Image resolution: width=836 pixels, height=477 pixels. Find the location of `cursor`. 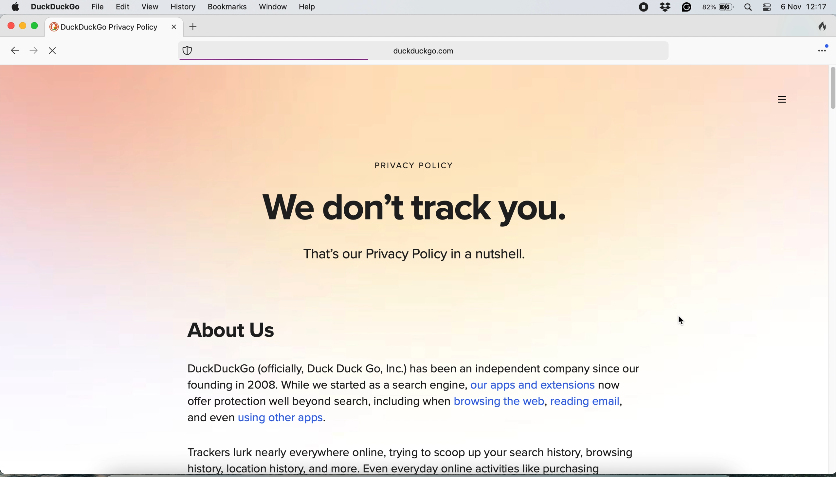

cursor is located at coordinates (680, 323).